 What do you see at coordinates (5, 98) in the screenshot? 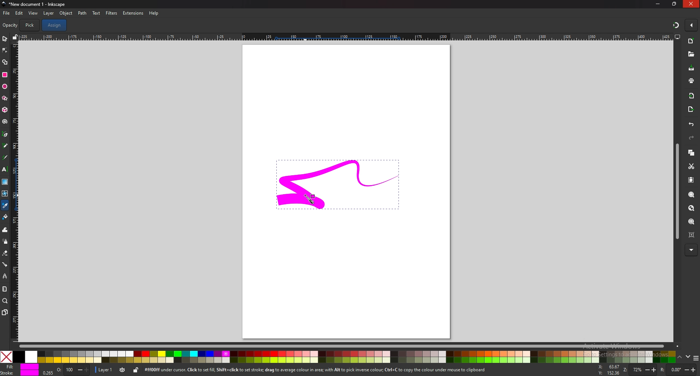
I see `stars and polygons` at bounding box center [5, 98].